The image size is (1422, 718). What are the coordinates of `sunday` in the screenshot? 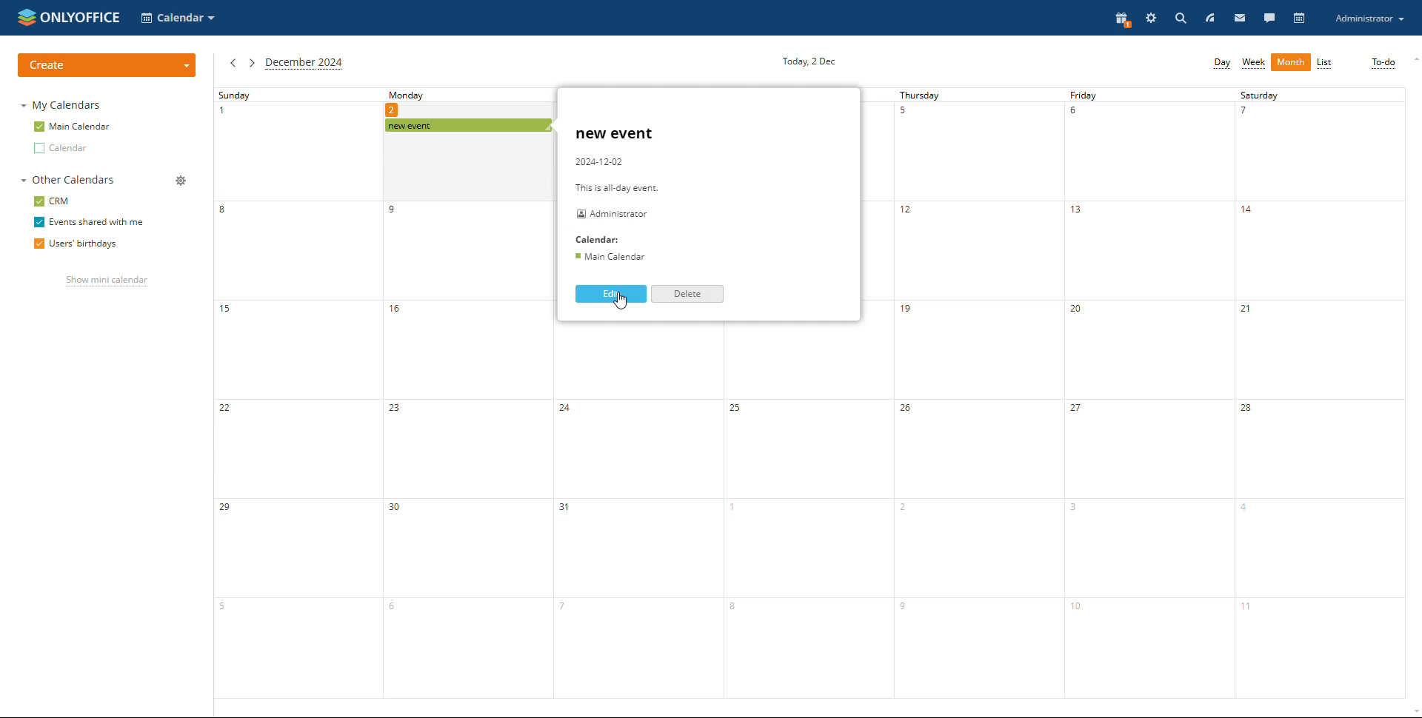 It's located at (295, 393).